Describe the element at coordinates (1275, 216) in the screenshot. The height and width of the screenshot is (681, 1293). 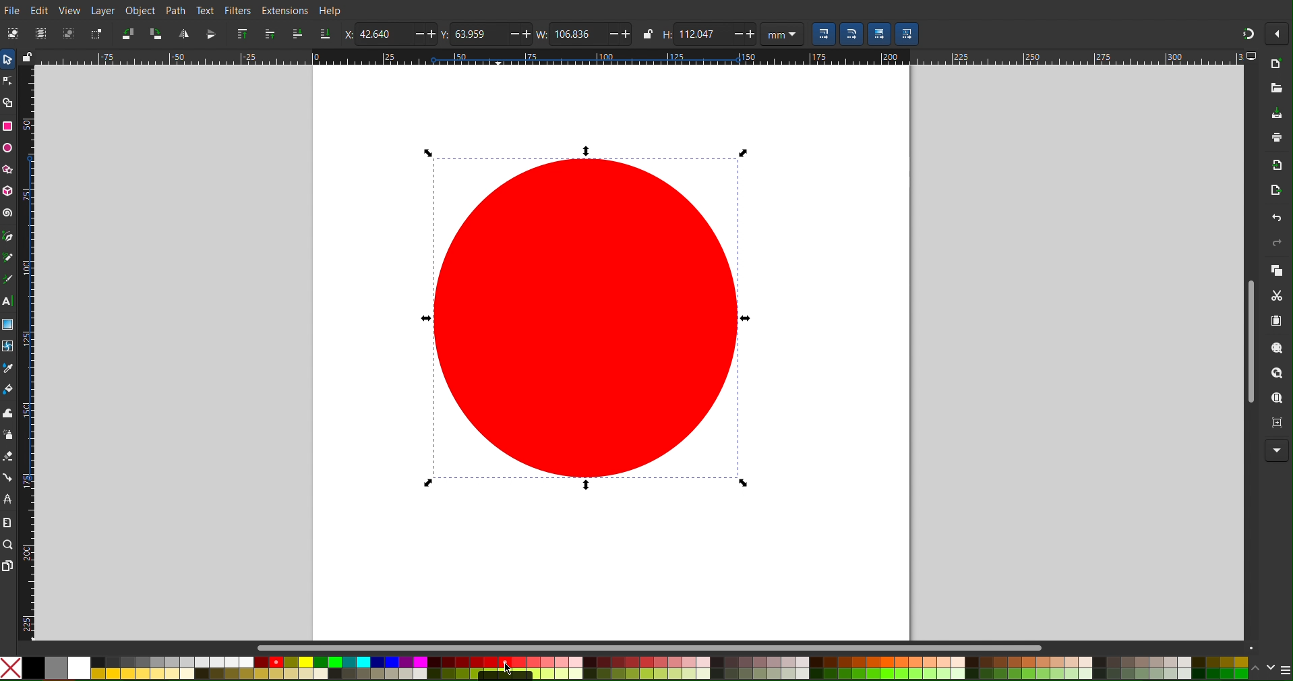
I see `Undo` at that location.